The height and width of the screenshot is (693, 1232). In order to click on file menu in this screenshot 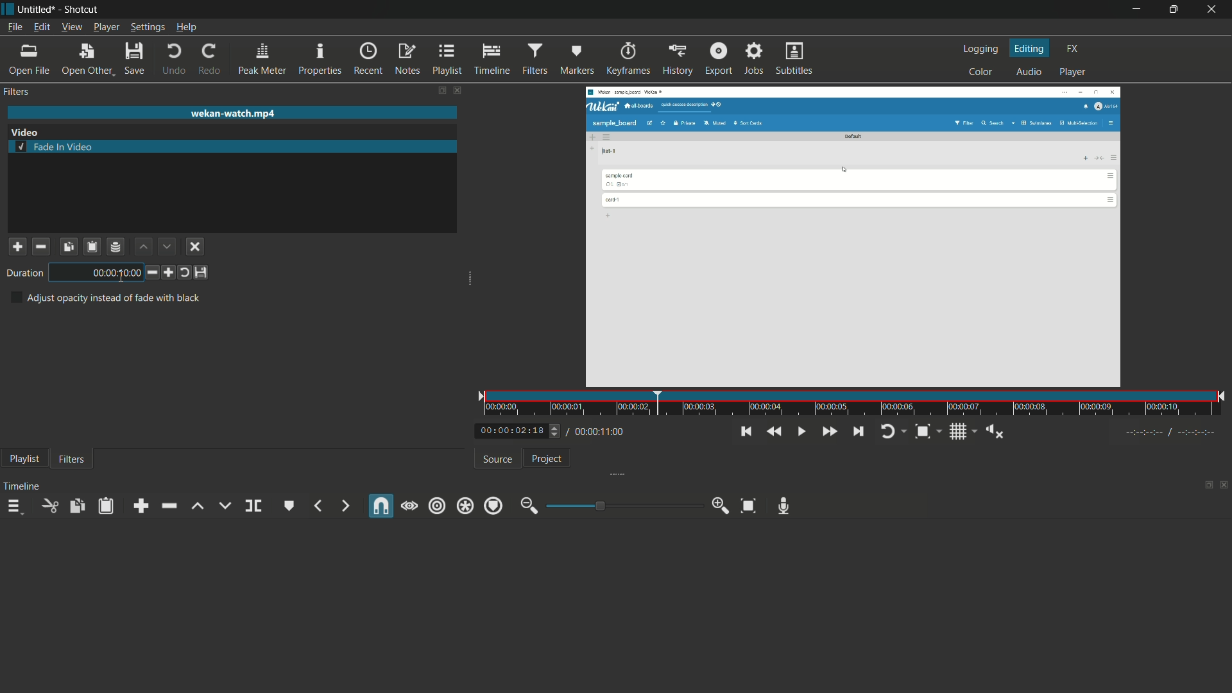, I will do `click(13, 28)`.